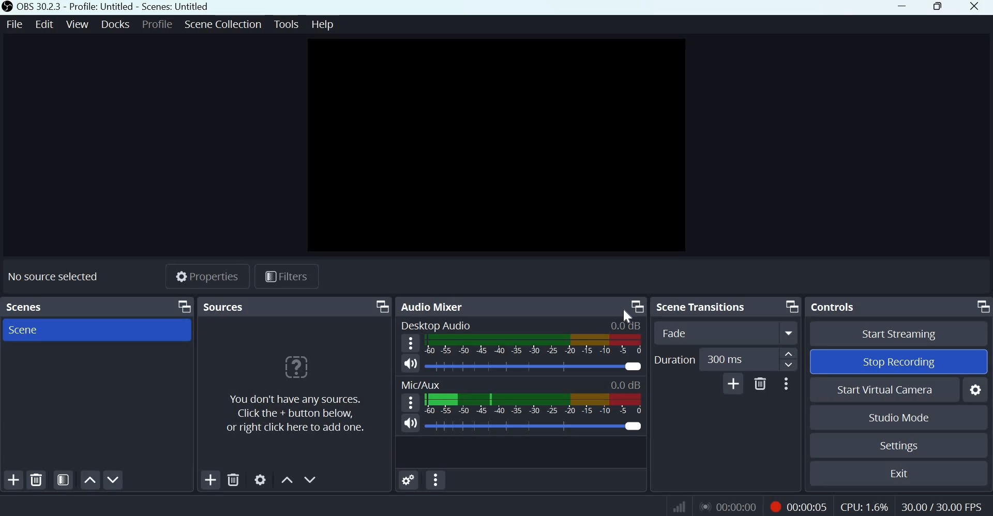  I want to click on Speaker icon, so click(411, 423).